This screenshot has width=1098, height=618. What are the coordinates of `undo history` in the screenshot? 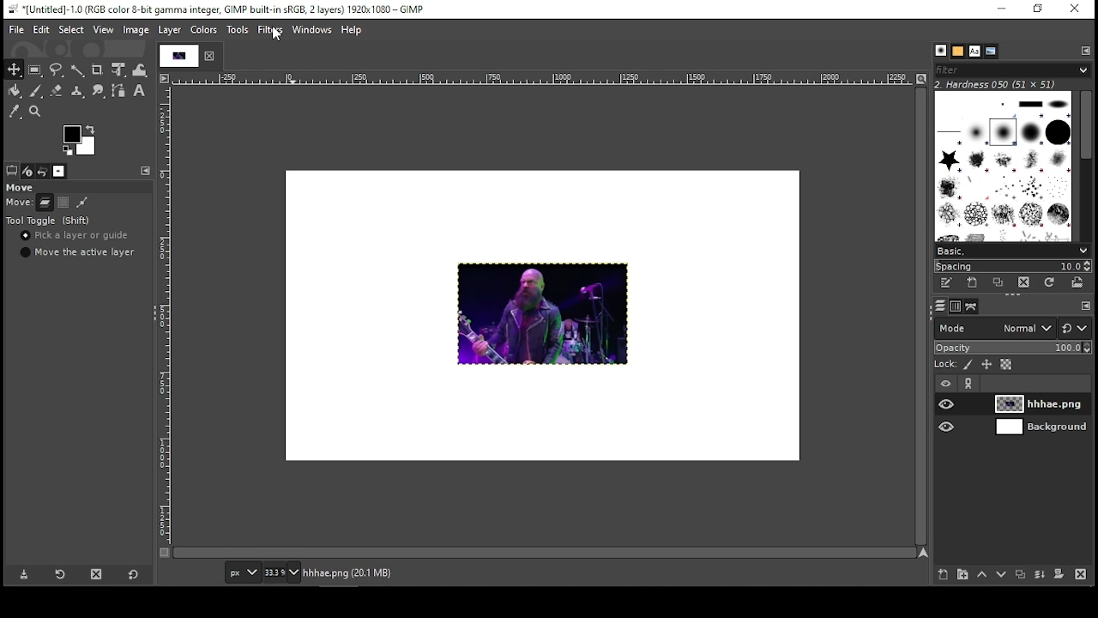 It's located at (41, 171).